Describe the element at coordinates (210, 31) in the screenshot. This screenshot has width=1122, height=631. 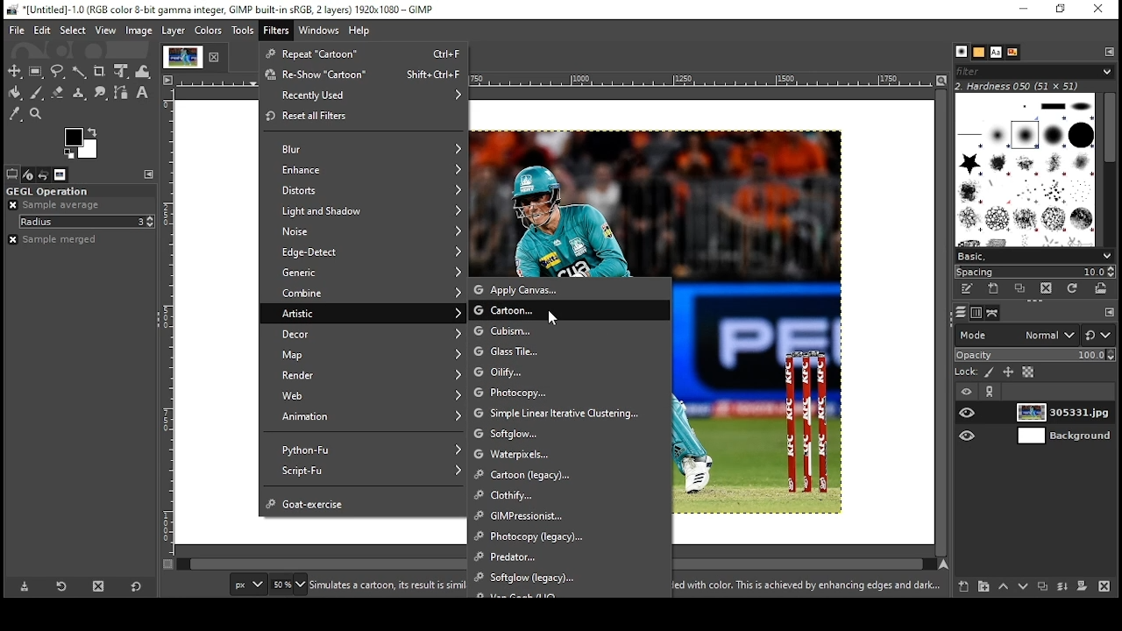
I see `colors` at that location.